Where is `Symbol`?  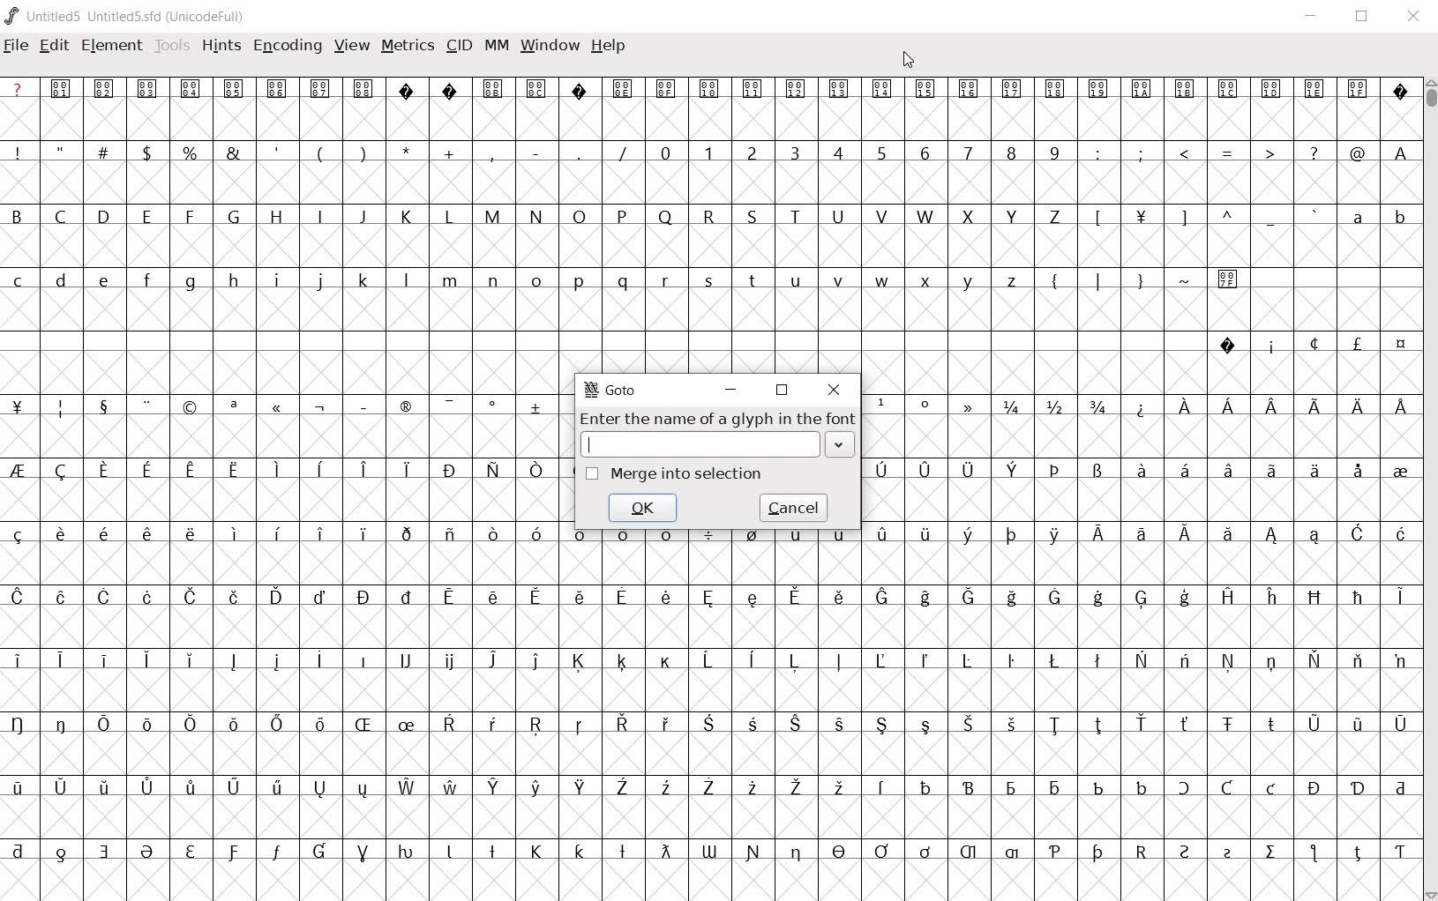 Symbol is located at coordinates (580, 788).